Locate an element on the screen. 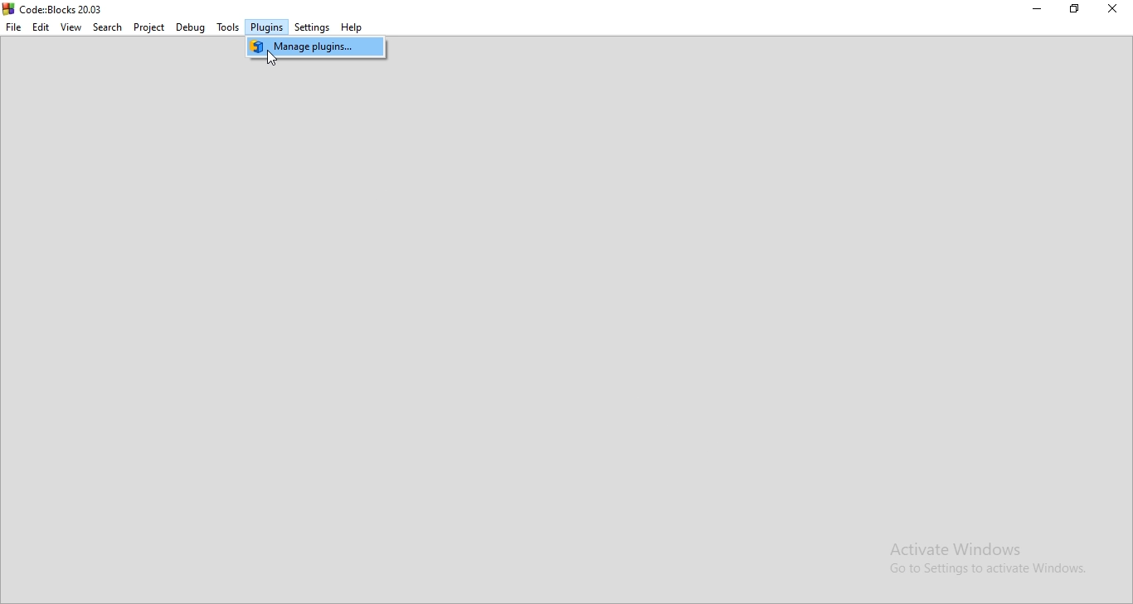 This screenshot has height=604, width=1133. Manage plugins... is located at coordinates (316, 47).